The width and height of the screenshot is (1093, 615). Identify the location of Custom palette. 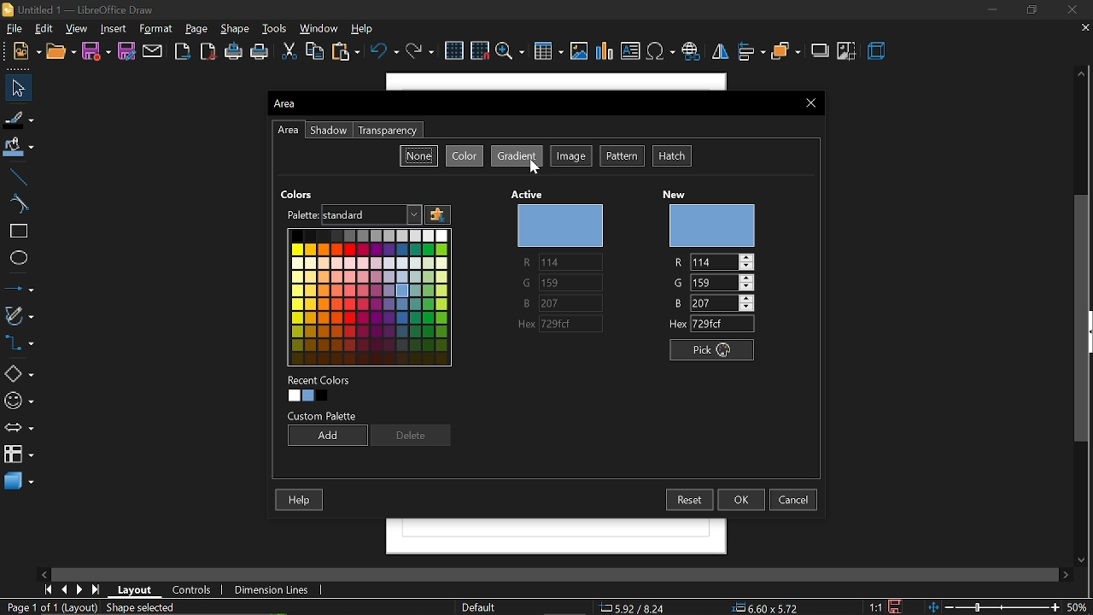
(322, 416).